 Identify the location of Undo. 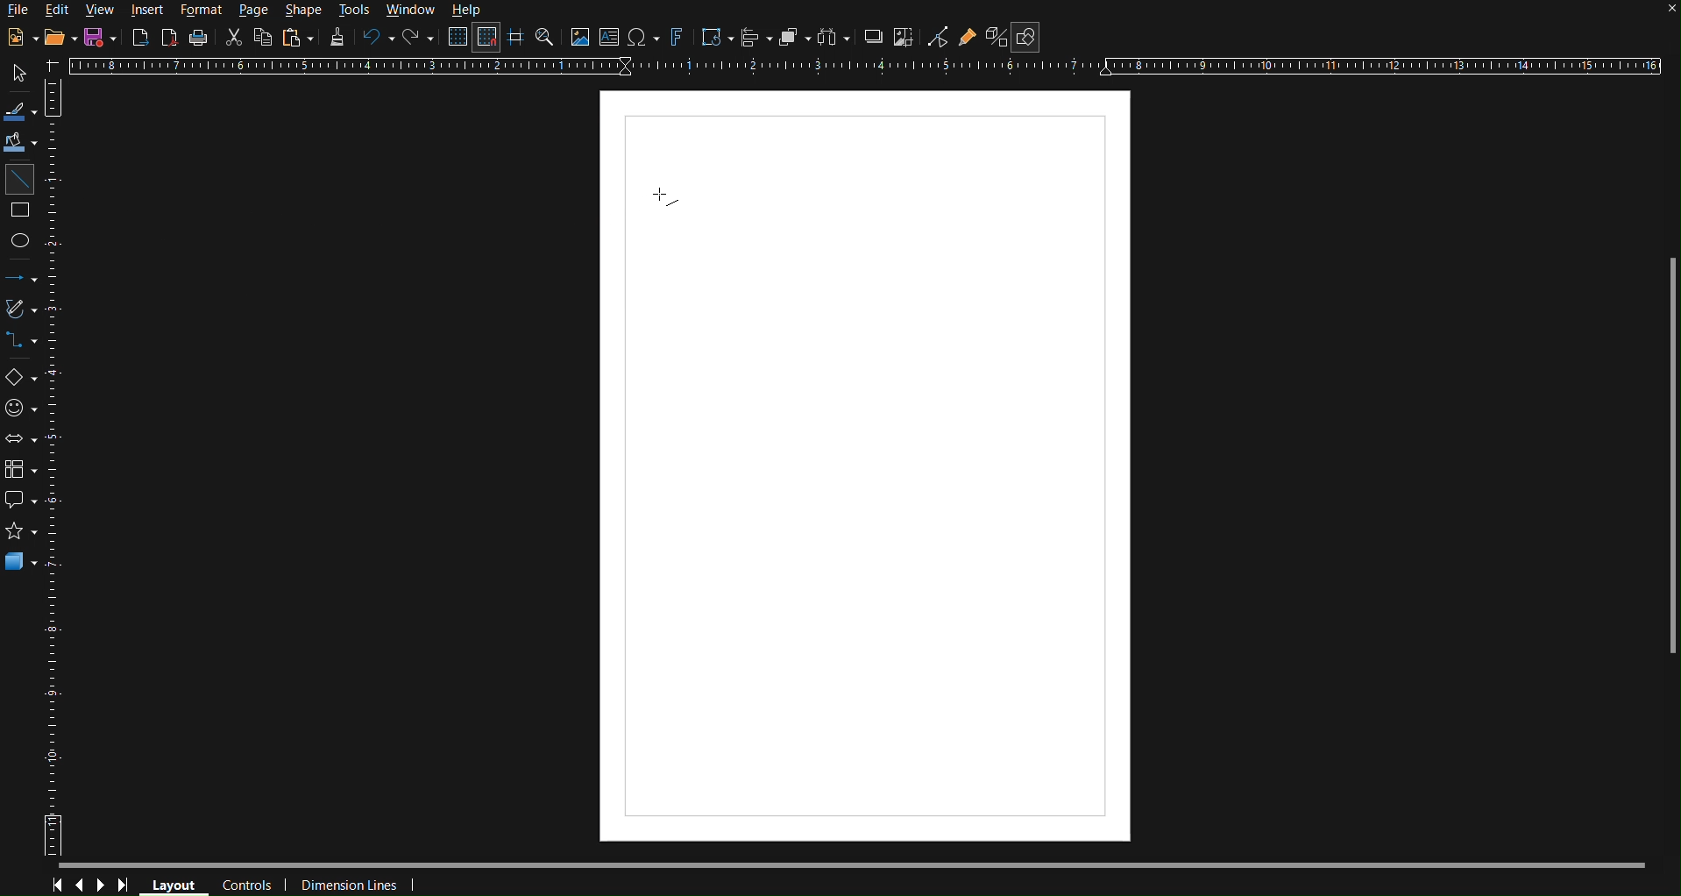
(379, 38).